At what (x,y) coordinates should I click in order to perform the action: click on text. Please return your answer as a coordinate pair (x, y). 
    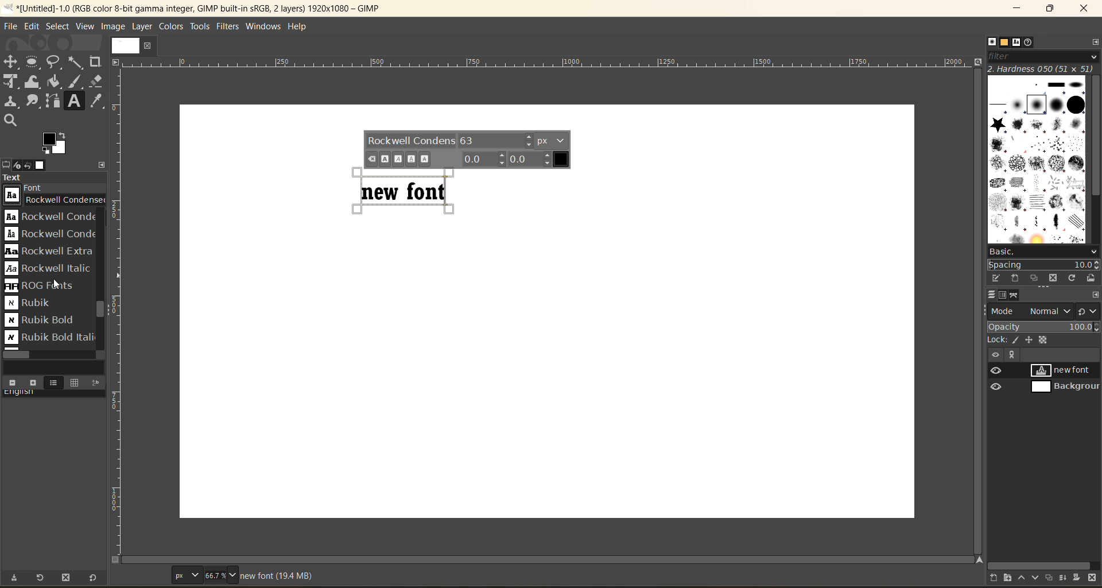
    Looking at the image, I should click on (55, 179).